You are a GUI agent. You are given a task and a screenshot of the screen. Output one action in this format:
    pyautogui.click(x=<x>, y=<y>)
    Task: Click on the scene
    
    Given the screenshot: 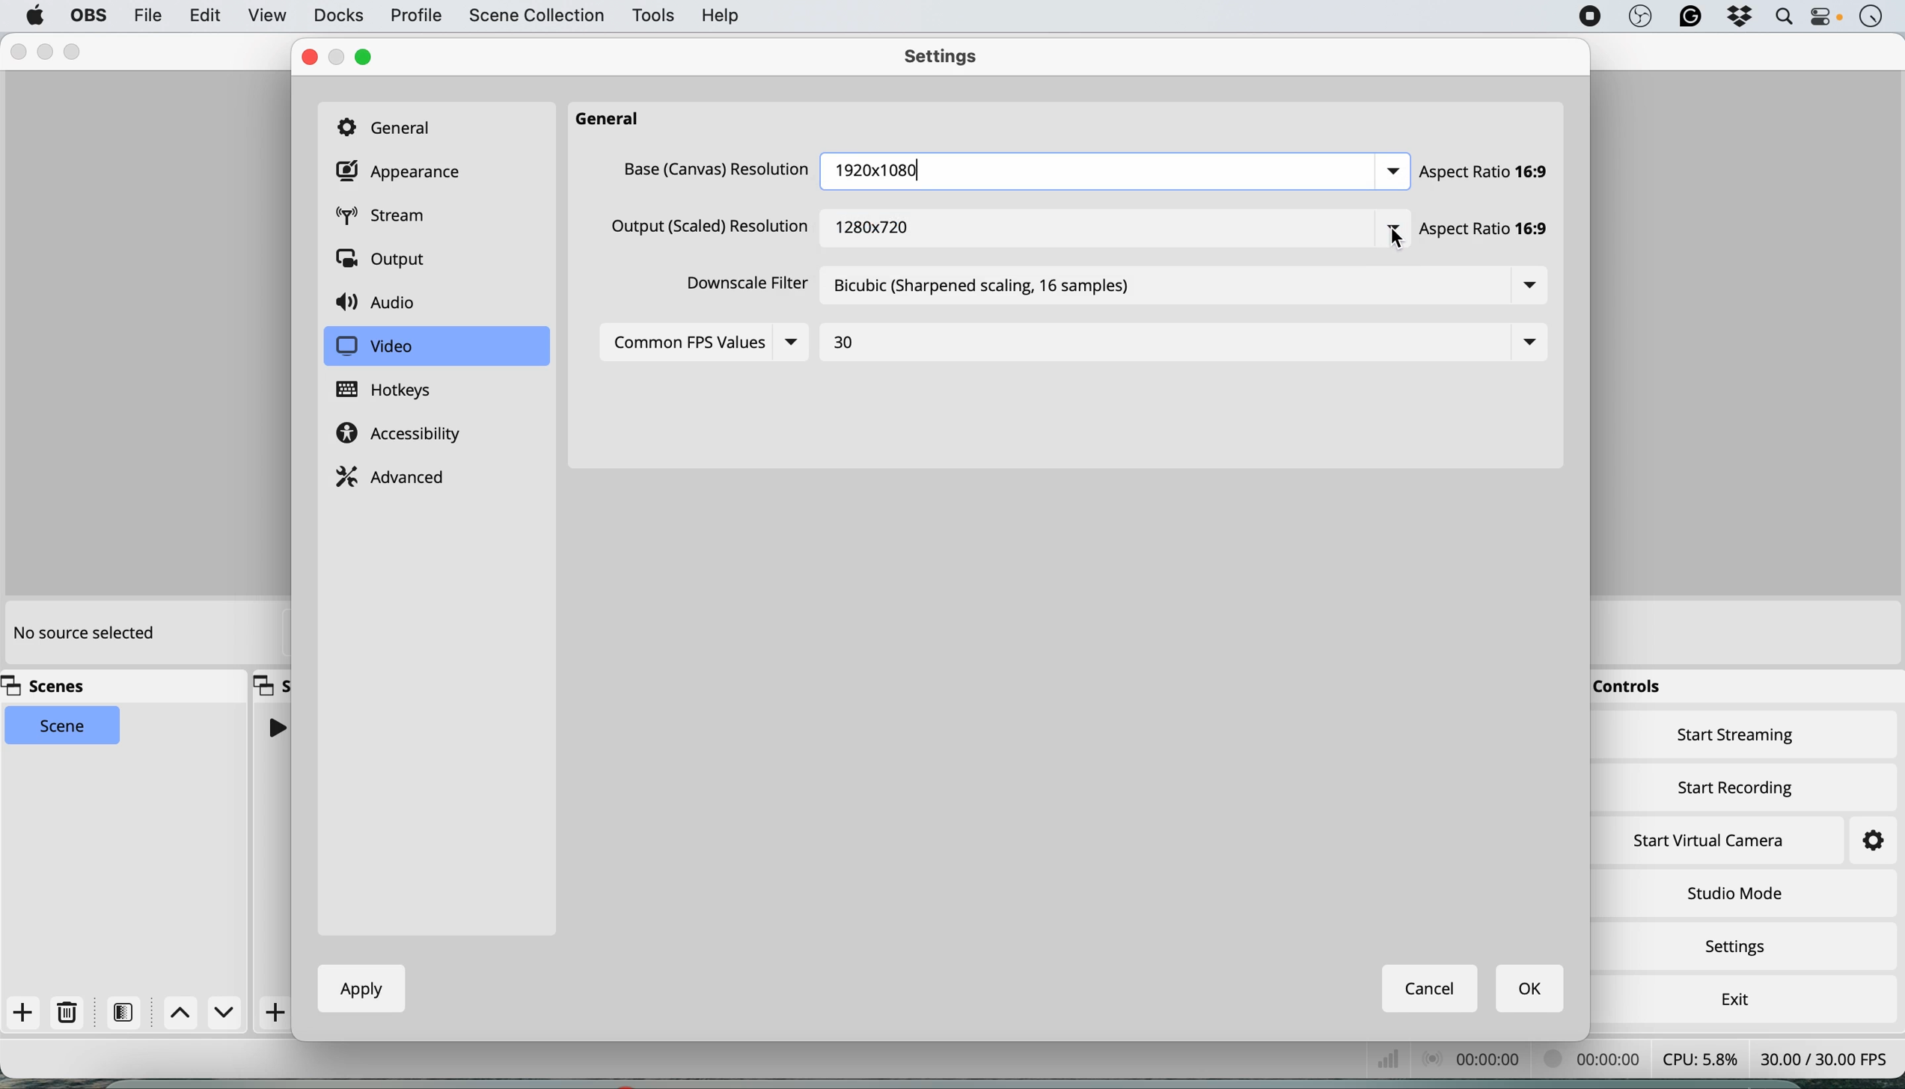 What is the action you would take?
    pyautogui.click(x=64, y=726)
    